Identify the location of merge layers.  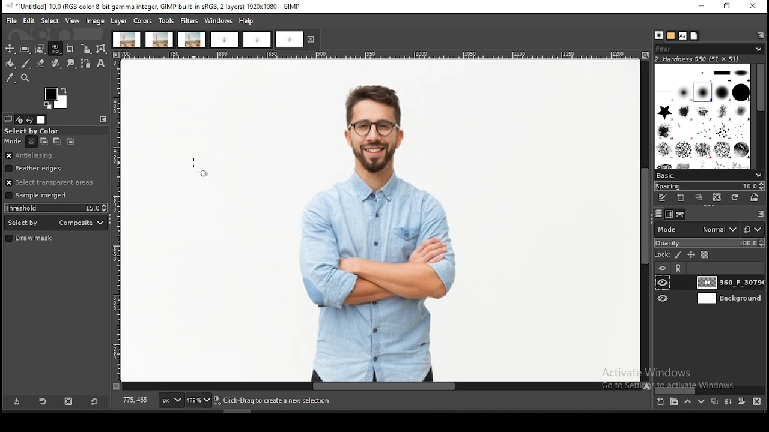
(728, 401).